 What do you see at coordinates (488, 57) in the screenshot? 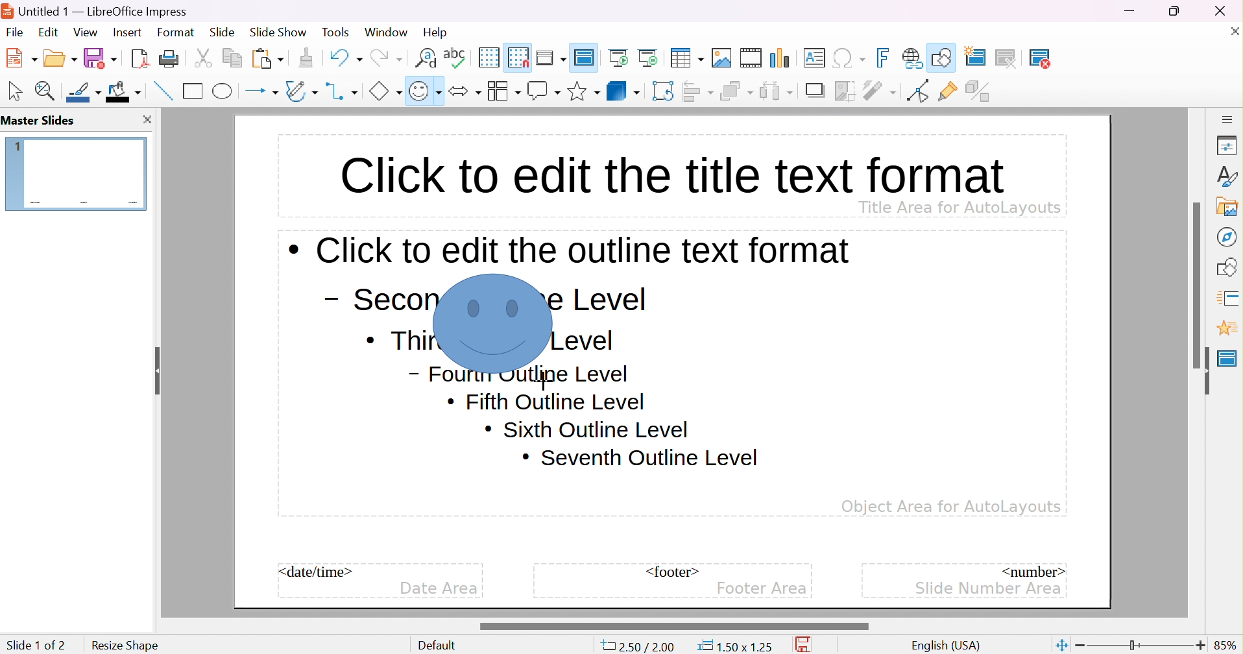
I see `display grid` at bounding box center [488, 57].